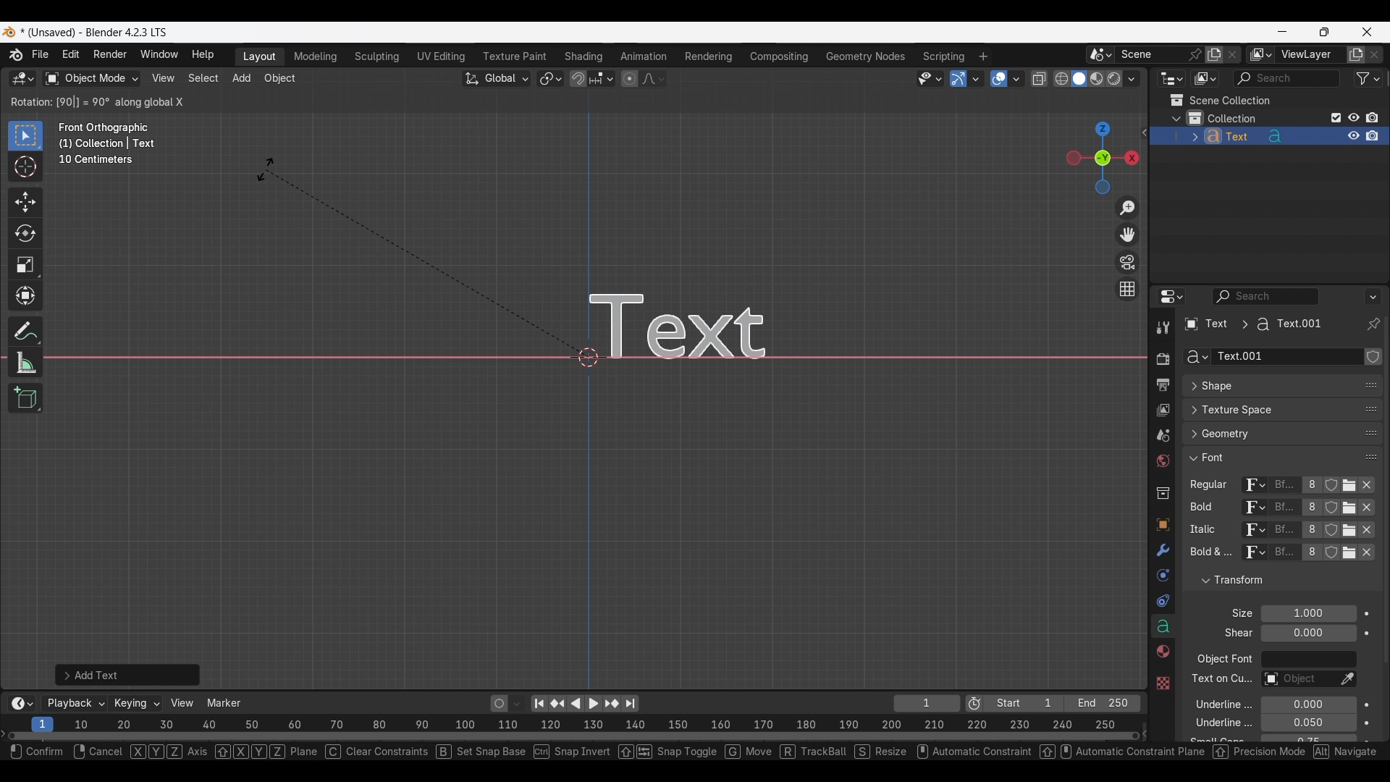 The image size is (1390, 782). What do you see at coordinates (1286, 357) in the screenshot?
I see `Name` at bounding box center [1286, 357].